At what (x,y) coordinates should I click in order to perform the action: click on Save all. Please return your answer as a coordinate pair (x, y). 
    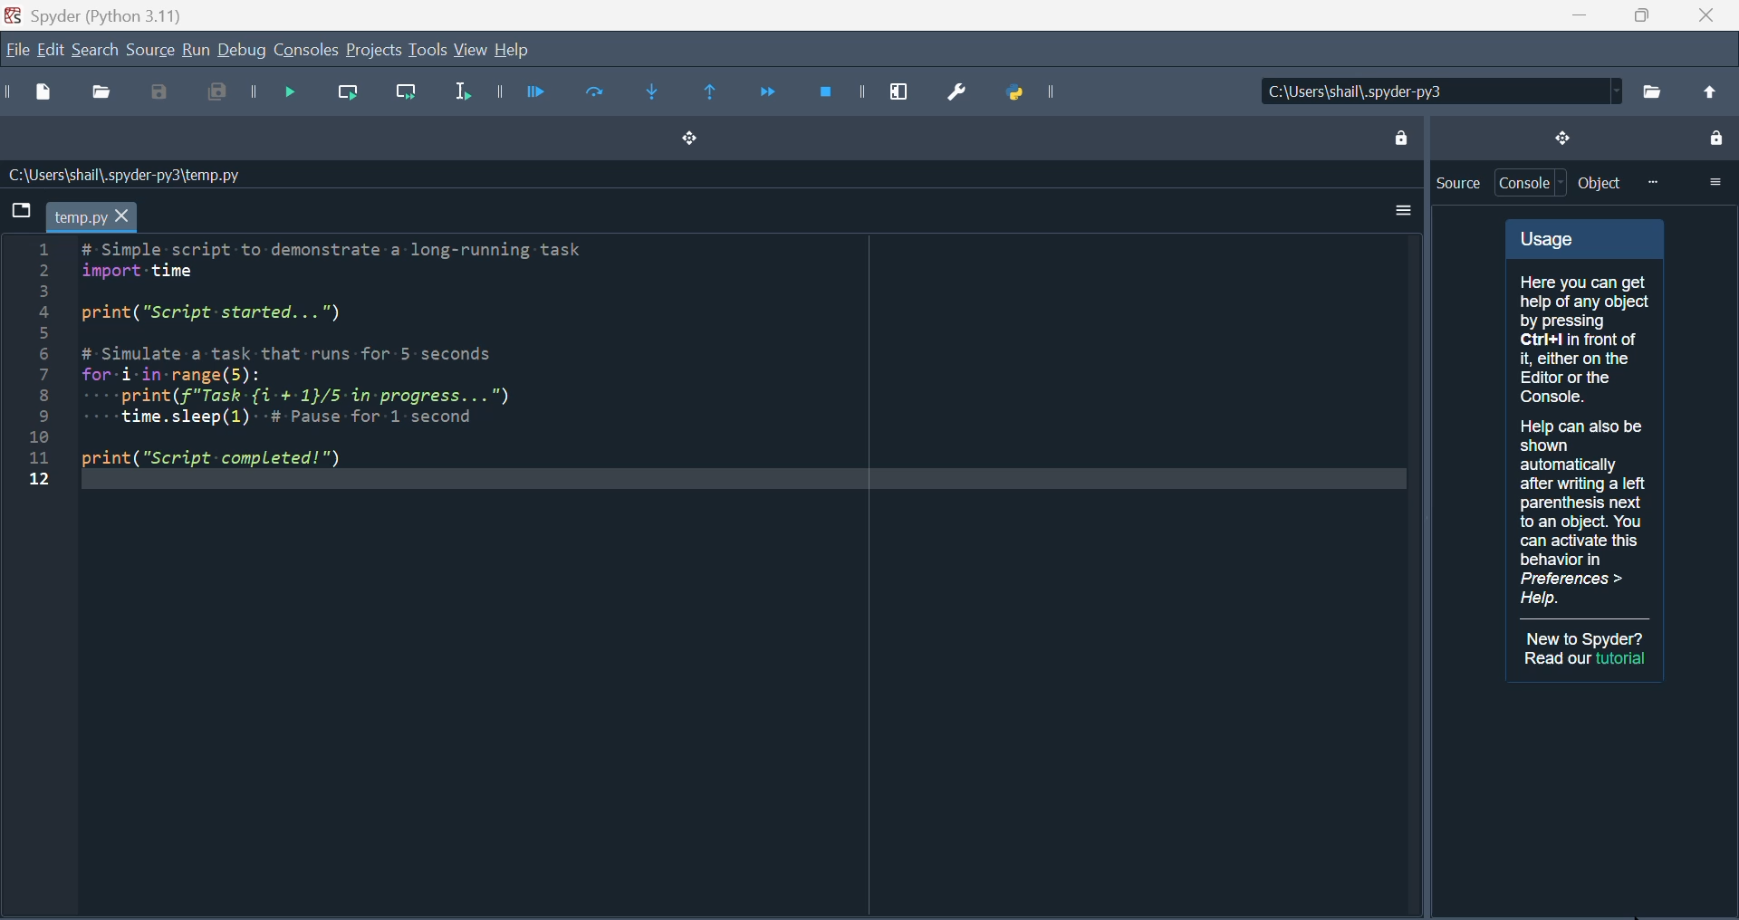
    Looking at the image, I should click on (211, 95).